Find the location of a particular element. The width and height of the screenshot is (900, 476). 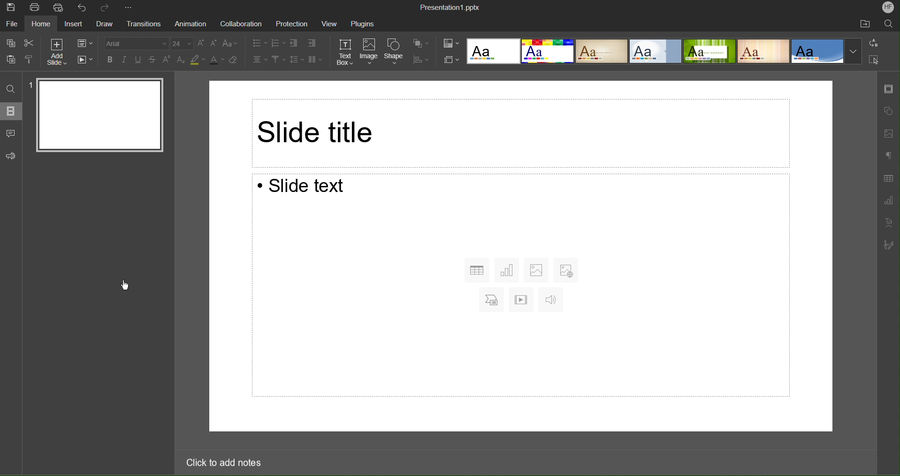

Shape Settings is located at coordinates (889, 111).